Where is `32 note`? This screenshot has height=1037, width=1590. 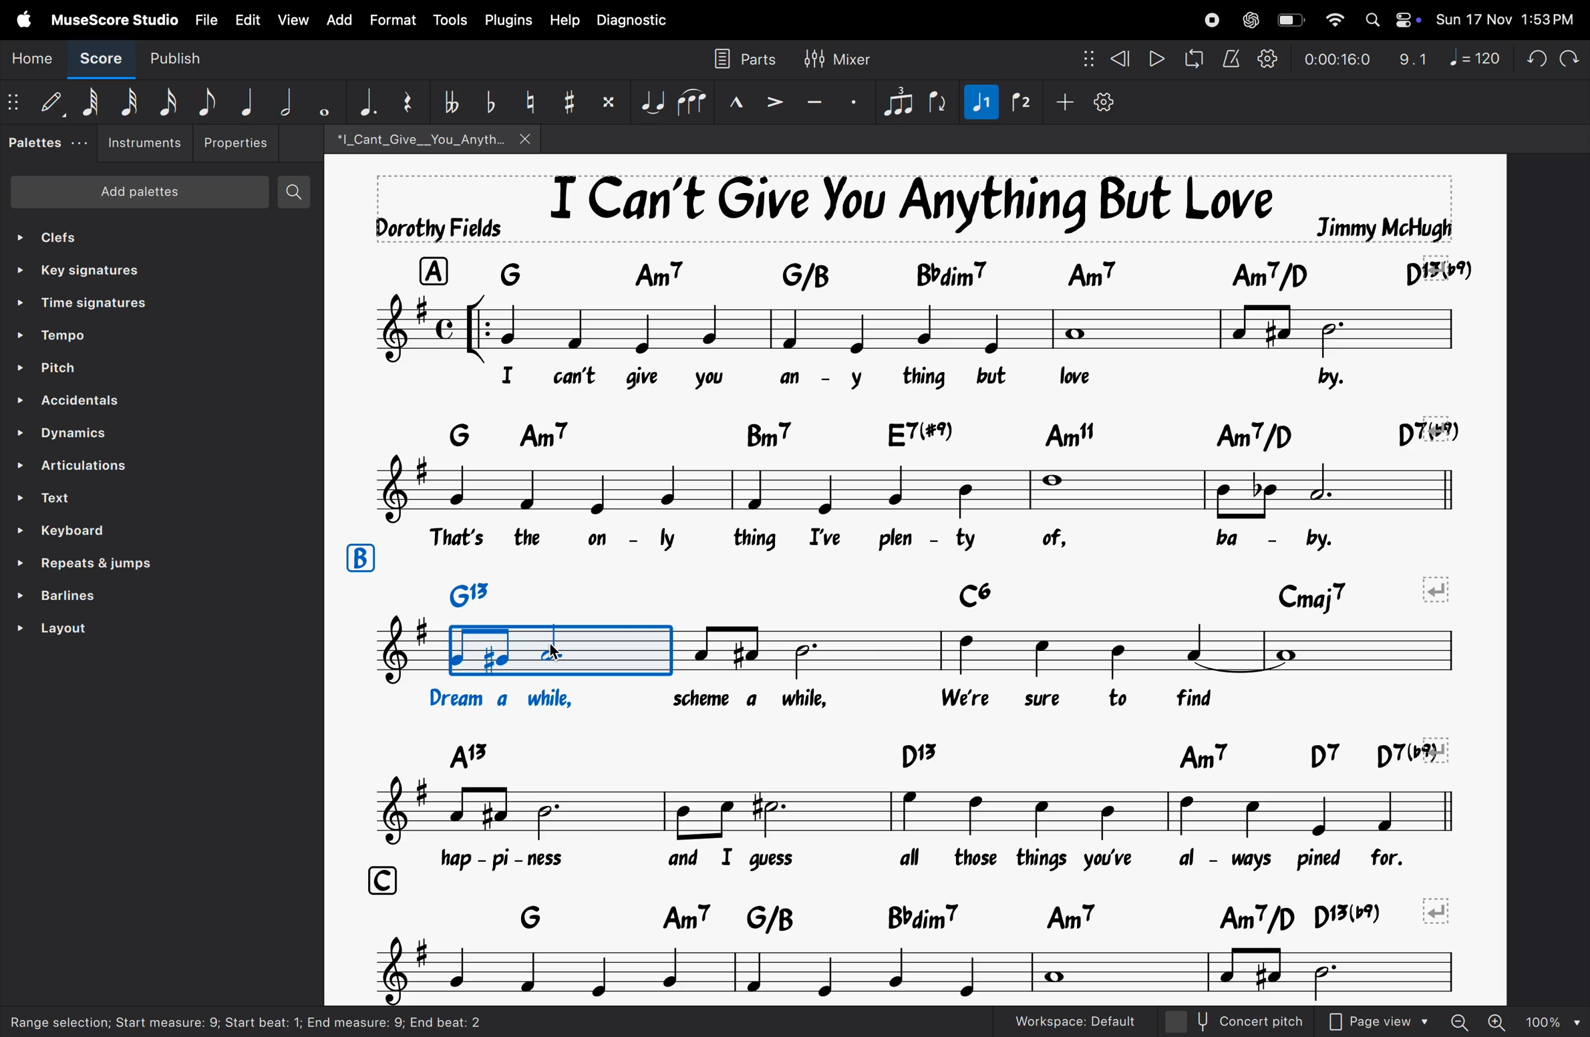 32 note is located at coordinates (130, 104).